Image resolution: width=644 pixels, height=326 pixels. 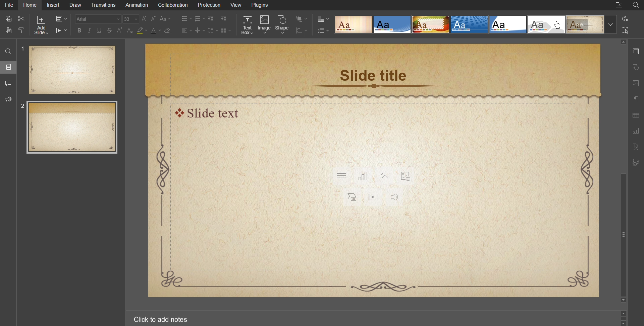 I want to click on paste, so click(x=8, y=30).